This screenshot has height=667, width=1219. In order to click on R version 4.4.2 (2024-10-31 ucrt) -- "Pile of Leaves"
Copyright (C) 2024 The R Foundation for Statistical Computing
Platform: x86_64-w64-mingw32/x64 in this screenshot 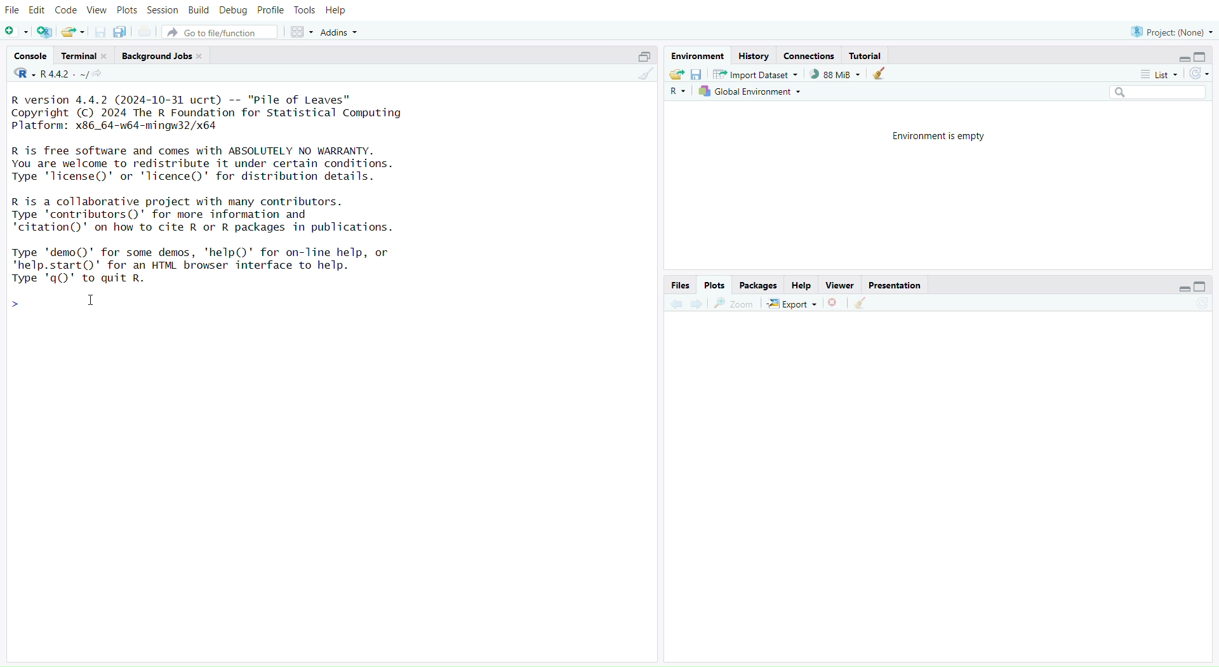, I will do `click(219, 114)`.